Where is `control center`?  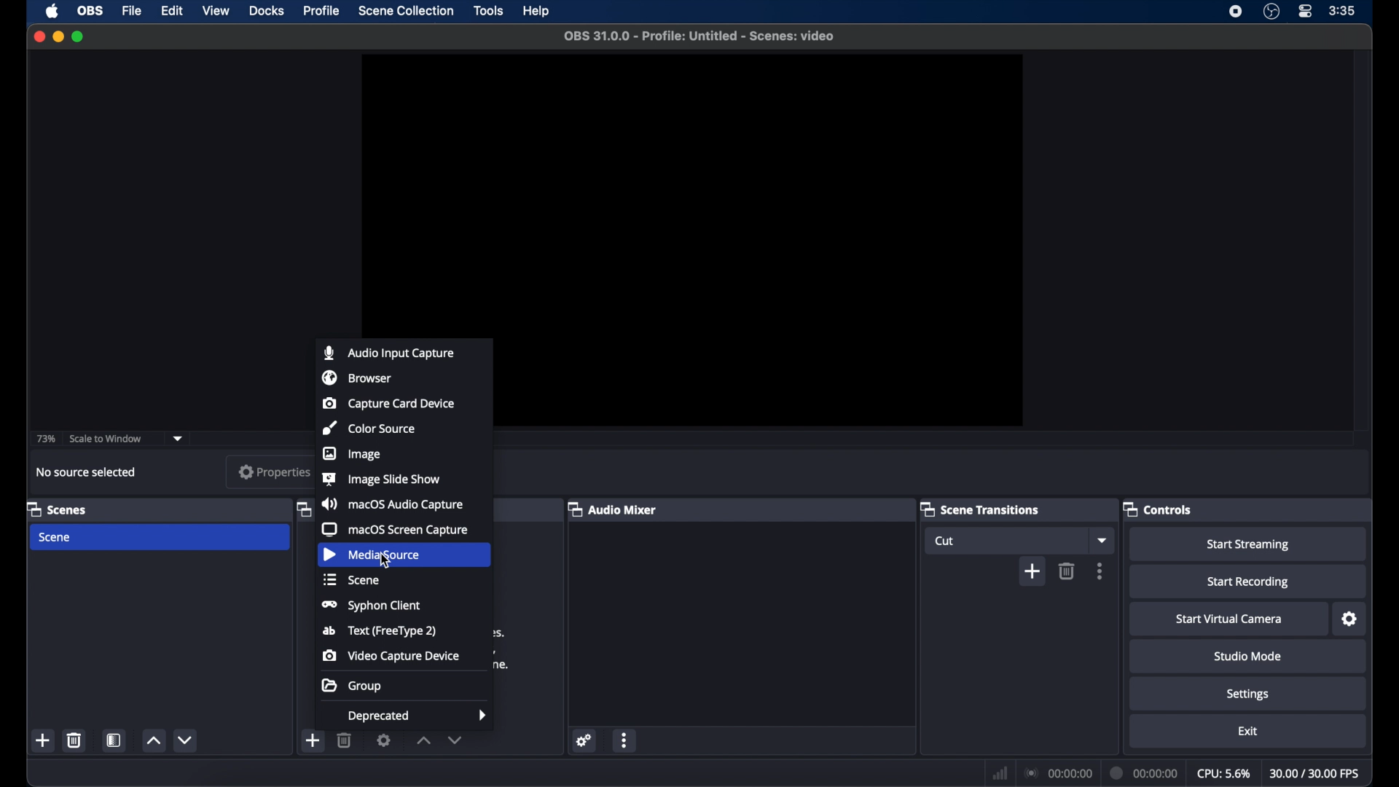
control center is located at coordinates (1306, 12).